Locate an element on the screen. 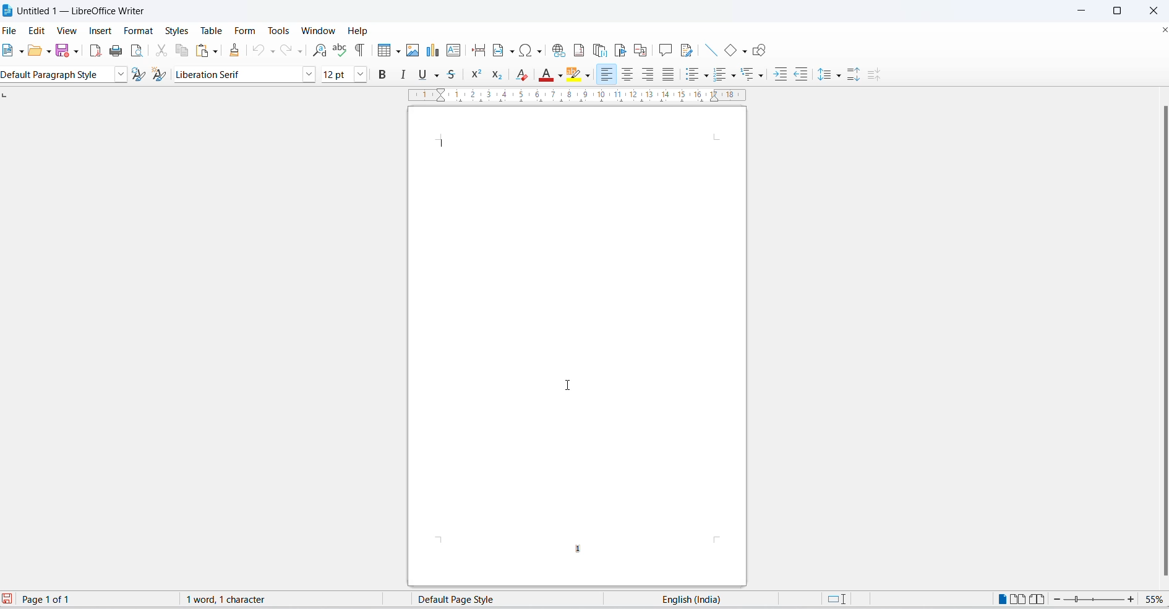 Image resolution: width=1169 pixels, height=609 pixels. insert text is located at coordinates (455, 50).